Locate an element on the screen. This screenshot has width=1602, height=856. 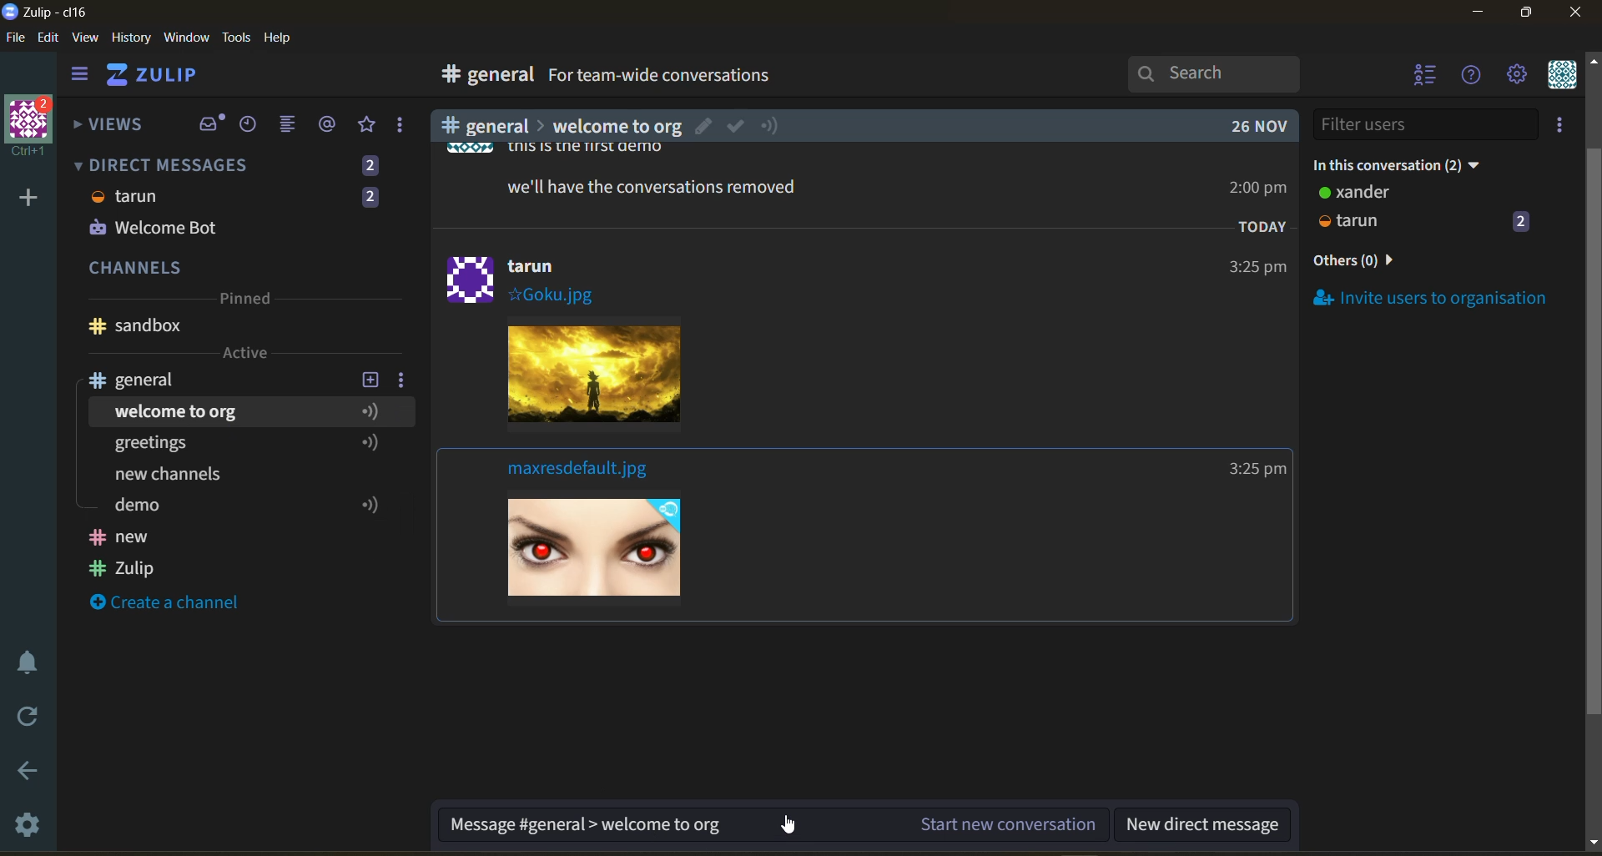
 is located at coordinates (229, 476).